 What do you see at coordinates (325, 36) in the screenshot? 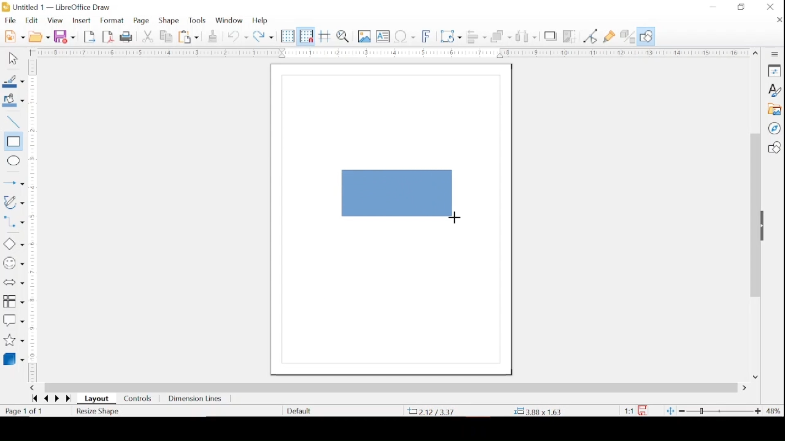
I see `show helplines while moving` at bounding box center [325, 36].